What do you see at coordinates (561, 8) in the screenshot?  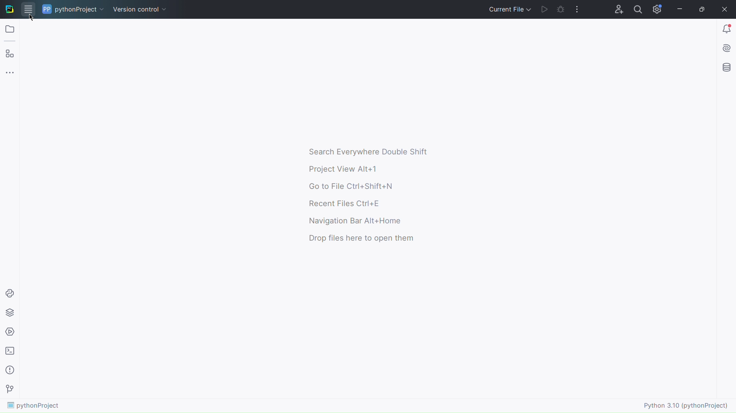 I see `Check Bugs` at bounding box center [561, 8].